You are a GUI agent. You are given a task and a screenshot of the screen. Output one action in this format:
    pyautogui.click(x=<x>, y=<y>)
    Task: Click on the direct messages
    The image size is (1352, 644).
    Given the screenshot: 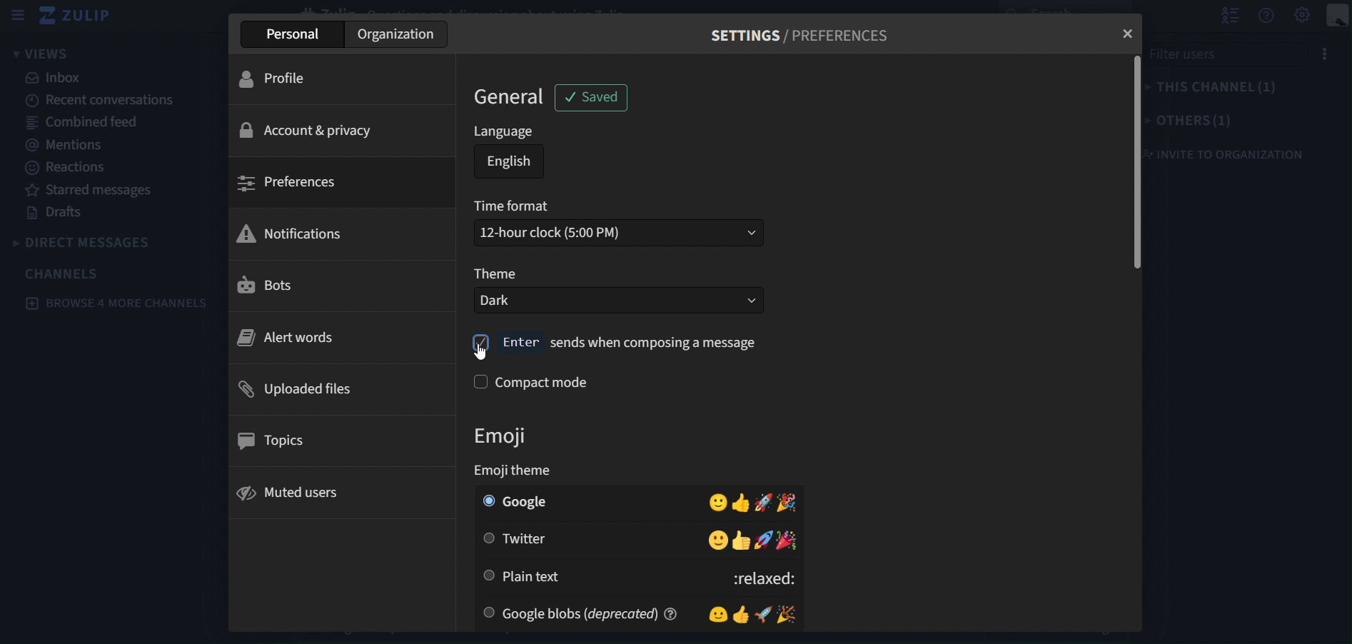 What is the action you would take?
    pyautogui.click(x=92, y=243)
    